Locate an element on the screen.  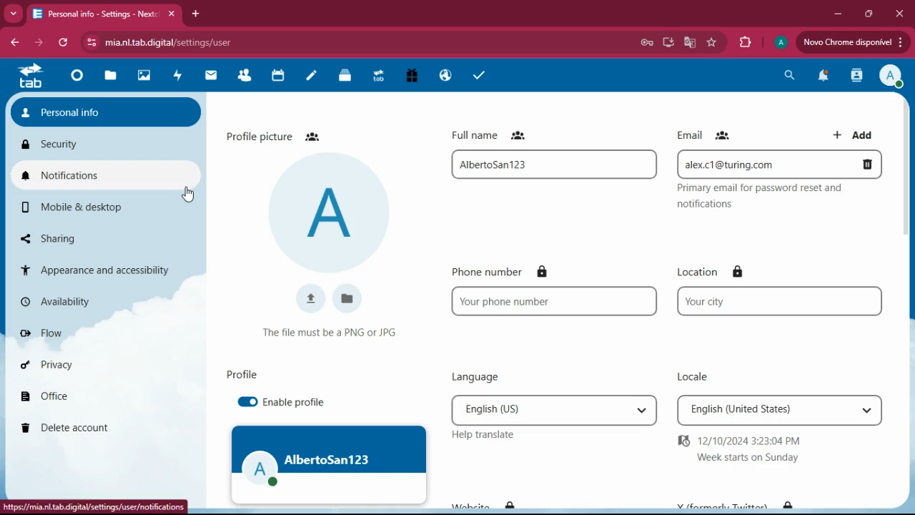
privacy is located at coordinates (89, 366).